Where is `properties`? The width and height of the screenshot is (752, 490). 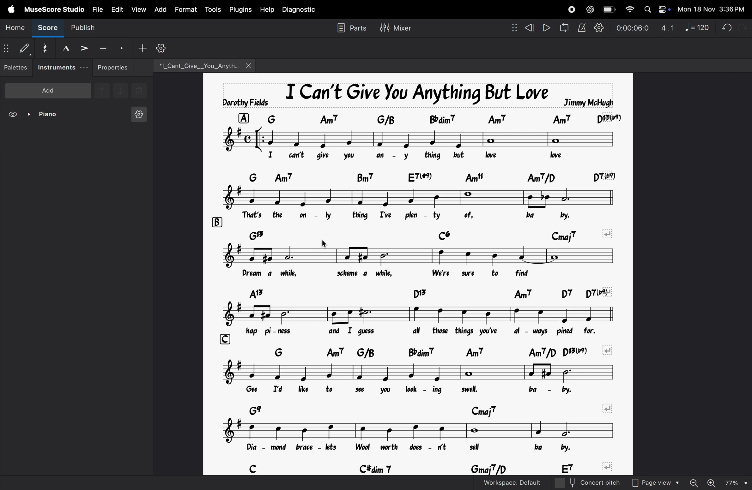
properties is located at coordinates (114, 68).